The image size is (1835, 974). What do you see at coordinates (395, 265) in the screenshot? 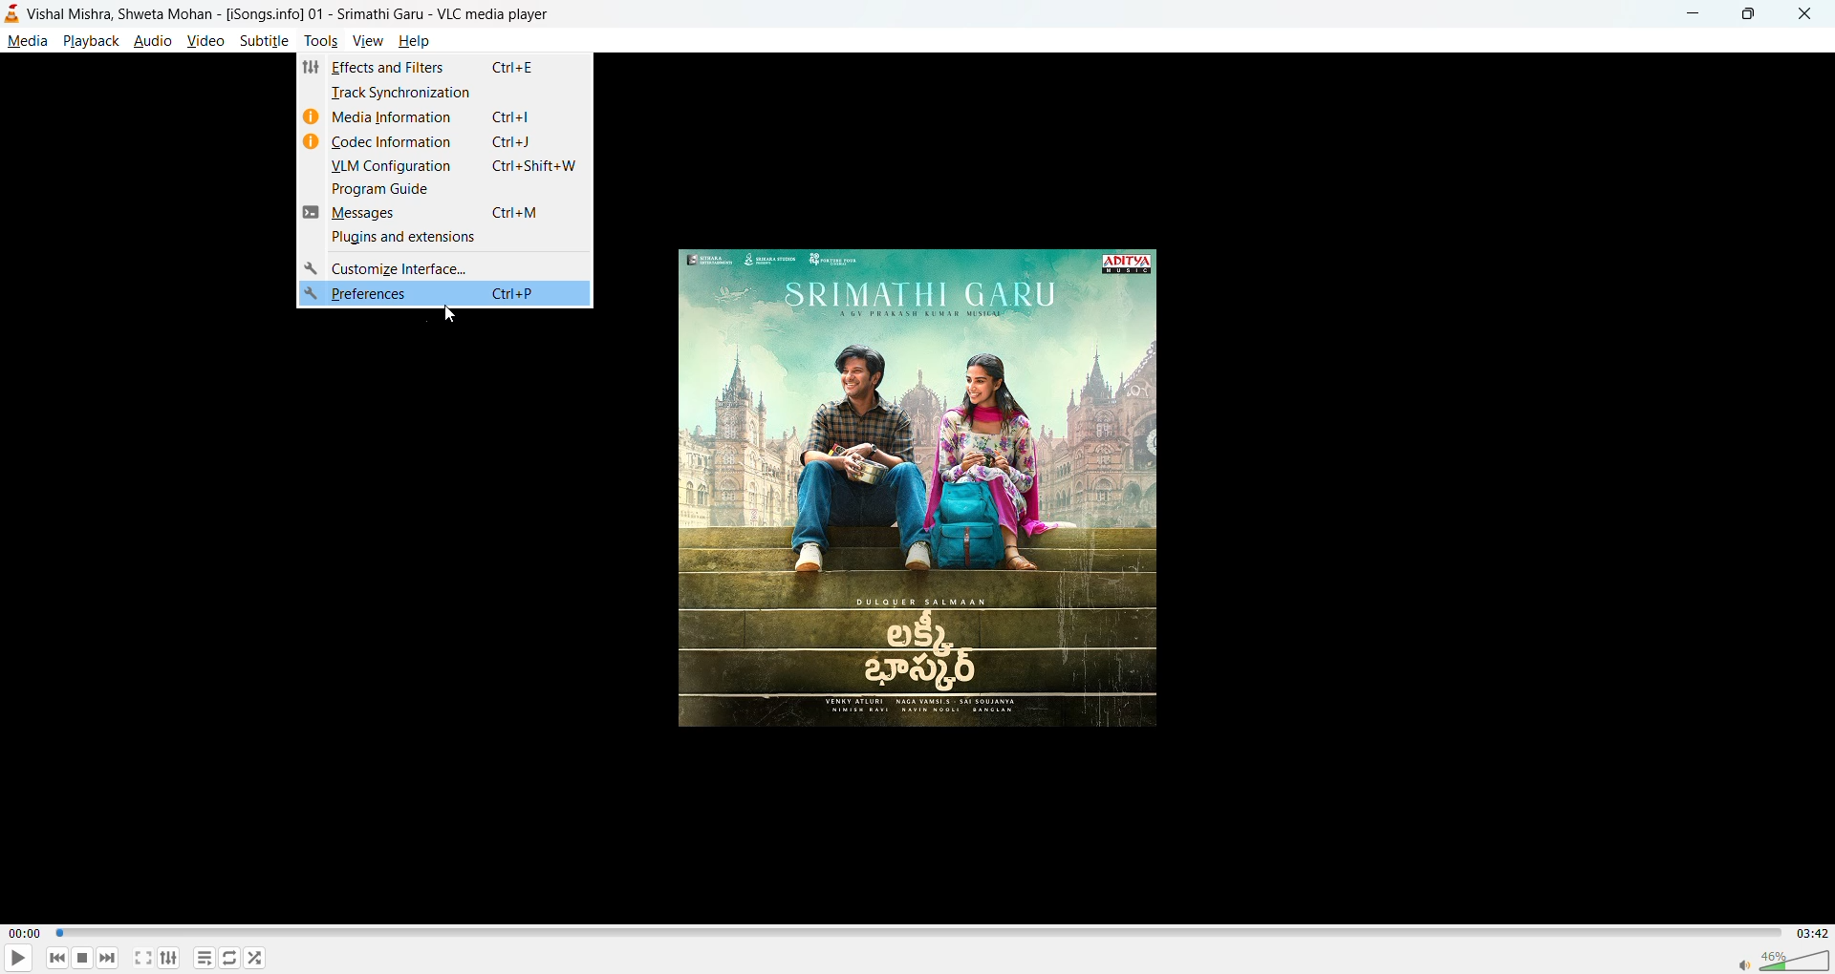
I see `customize interface` at bounding box center [395, 265].